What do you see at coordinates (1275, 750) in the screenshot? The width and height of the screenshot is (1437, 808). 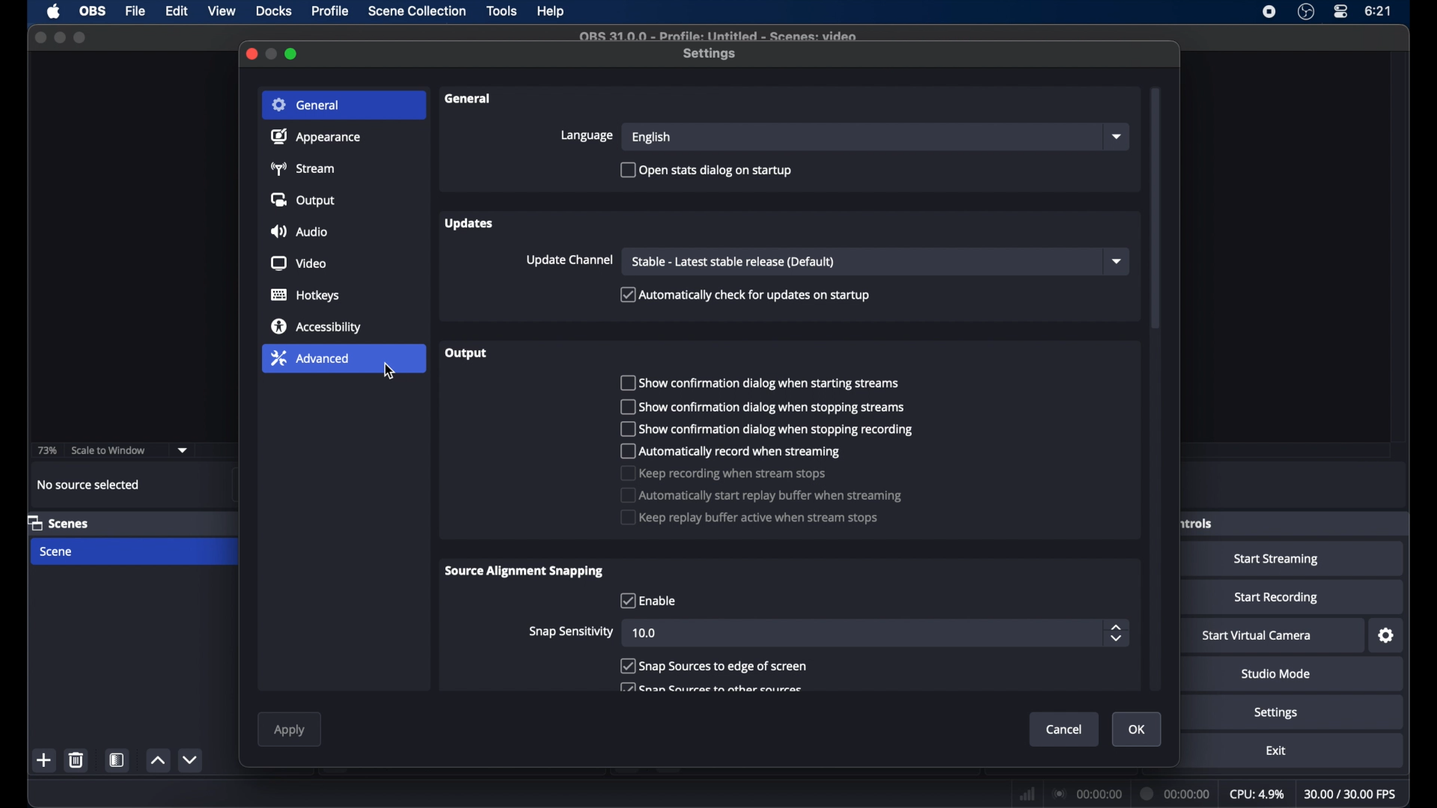 I see `exit` at bounding box center [1275, 750].